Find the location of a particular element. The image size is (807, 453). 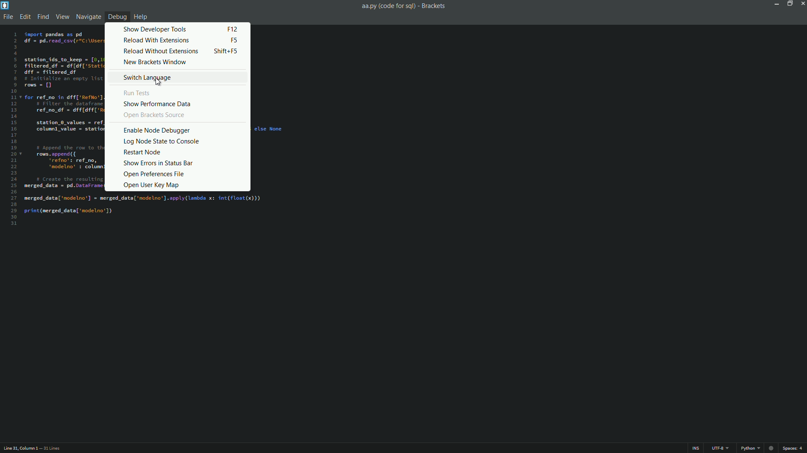

enable node debugger is located at coordinates (157, 131).